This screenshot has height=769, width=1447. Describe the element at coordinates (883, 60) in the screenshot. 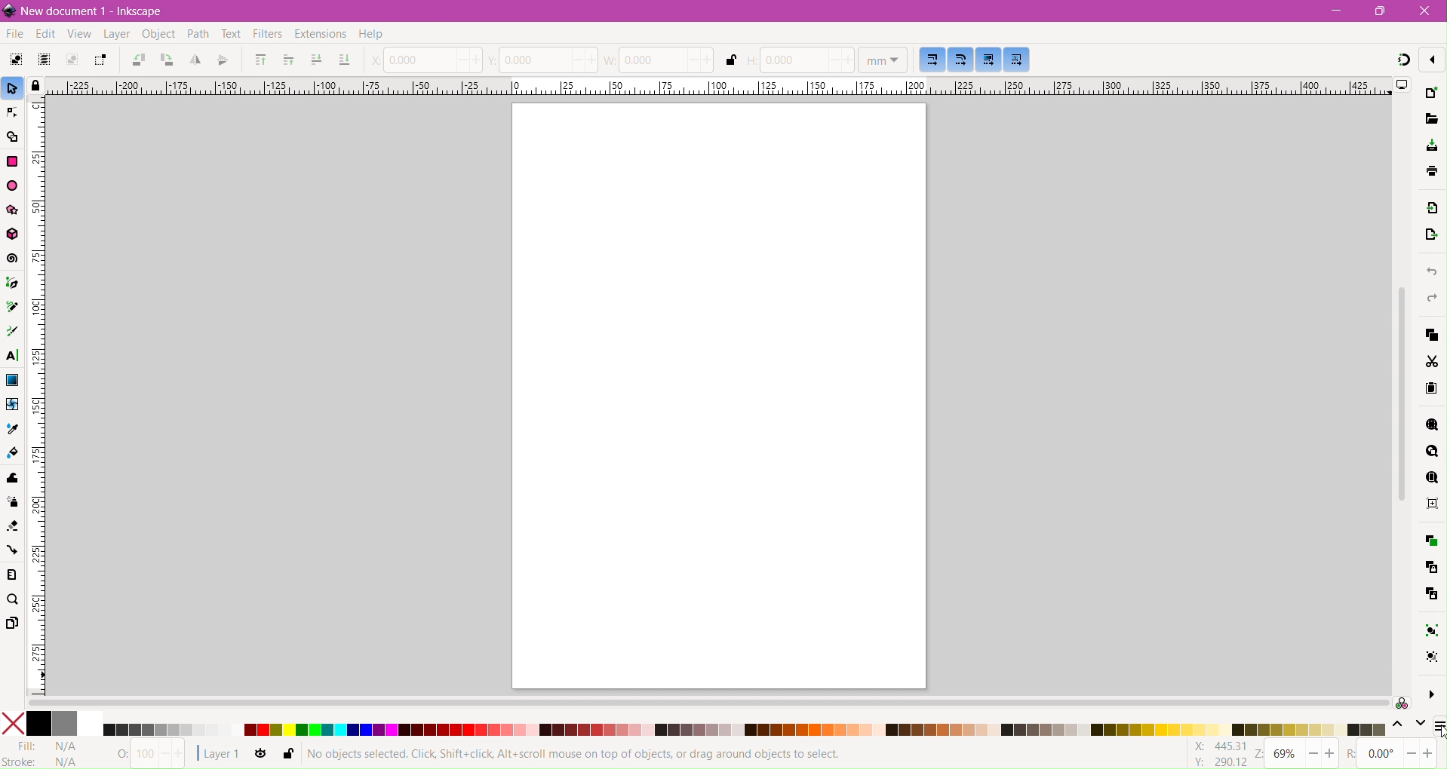

I see `Set Ruler dimension` at that location.